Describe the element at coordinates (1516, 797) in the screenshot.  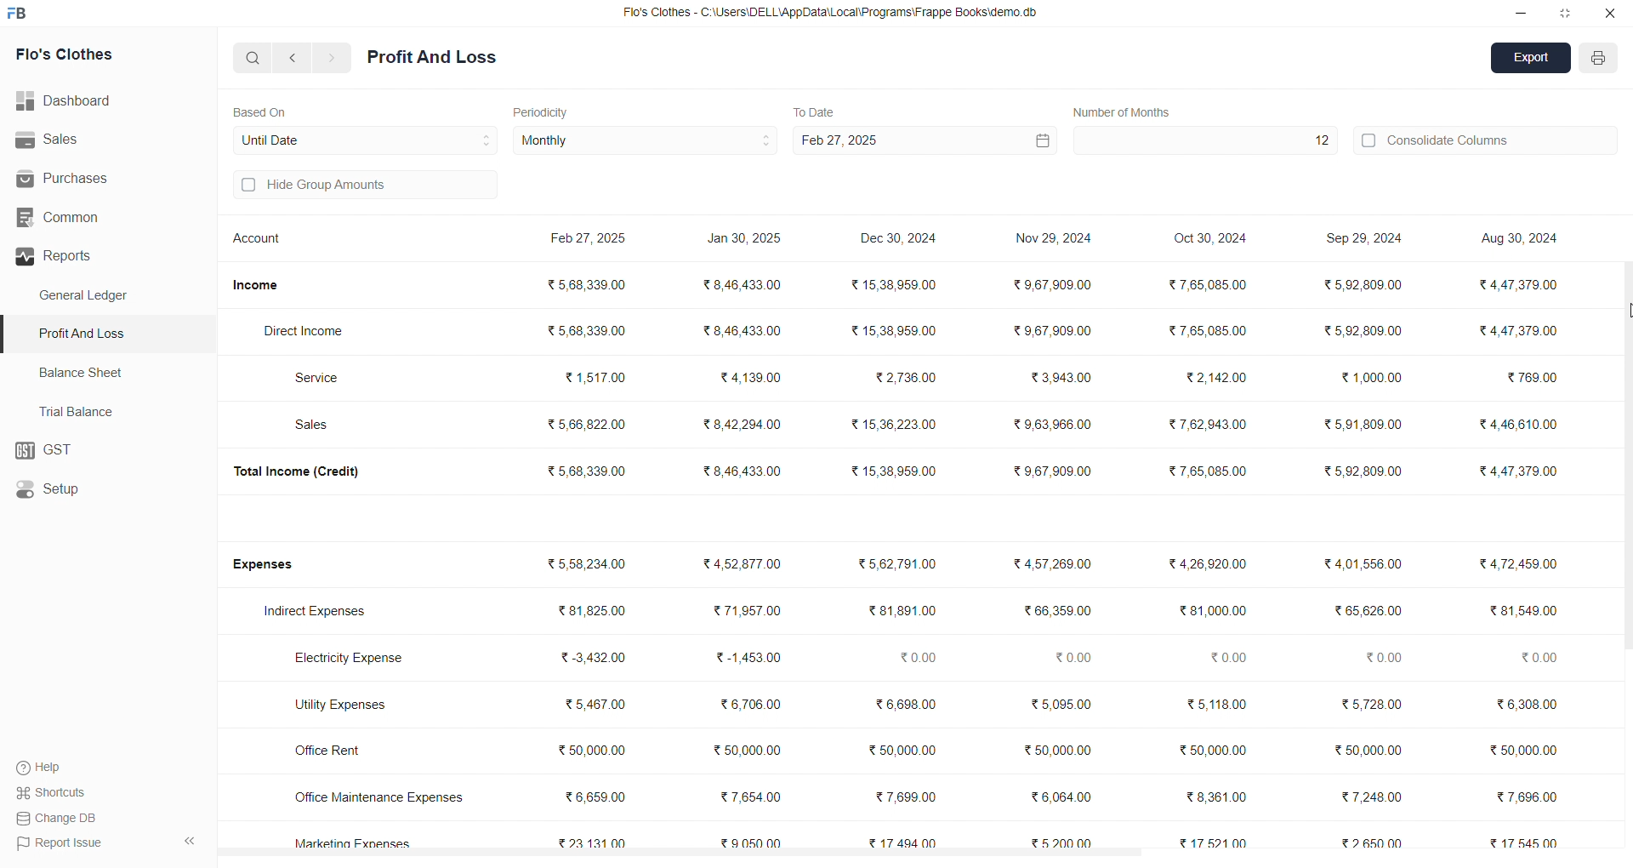
I see `37,696.00` at that location.